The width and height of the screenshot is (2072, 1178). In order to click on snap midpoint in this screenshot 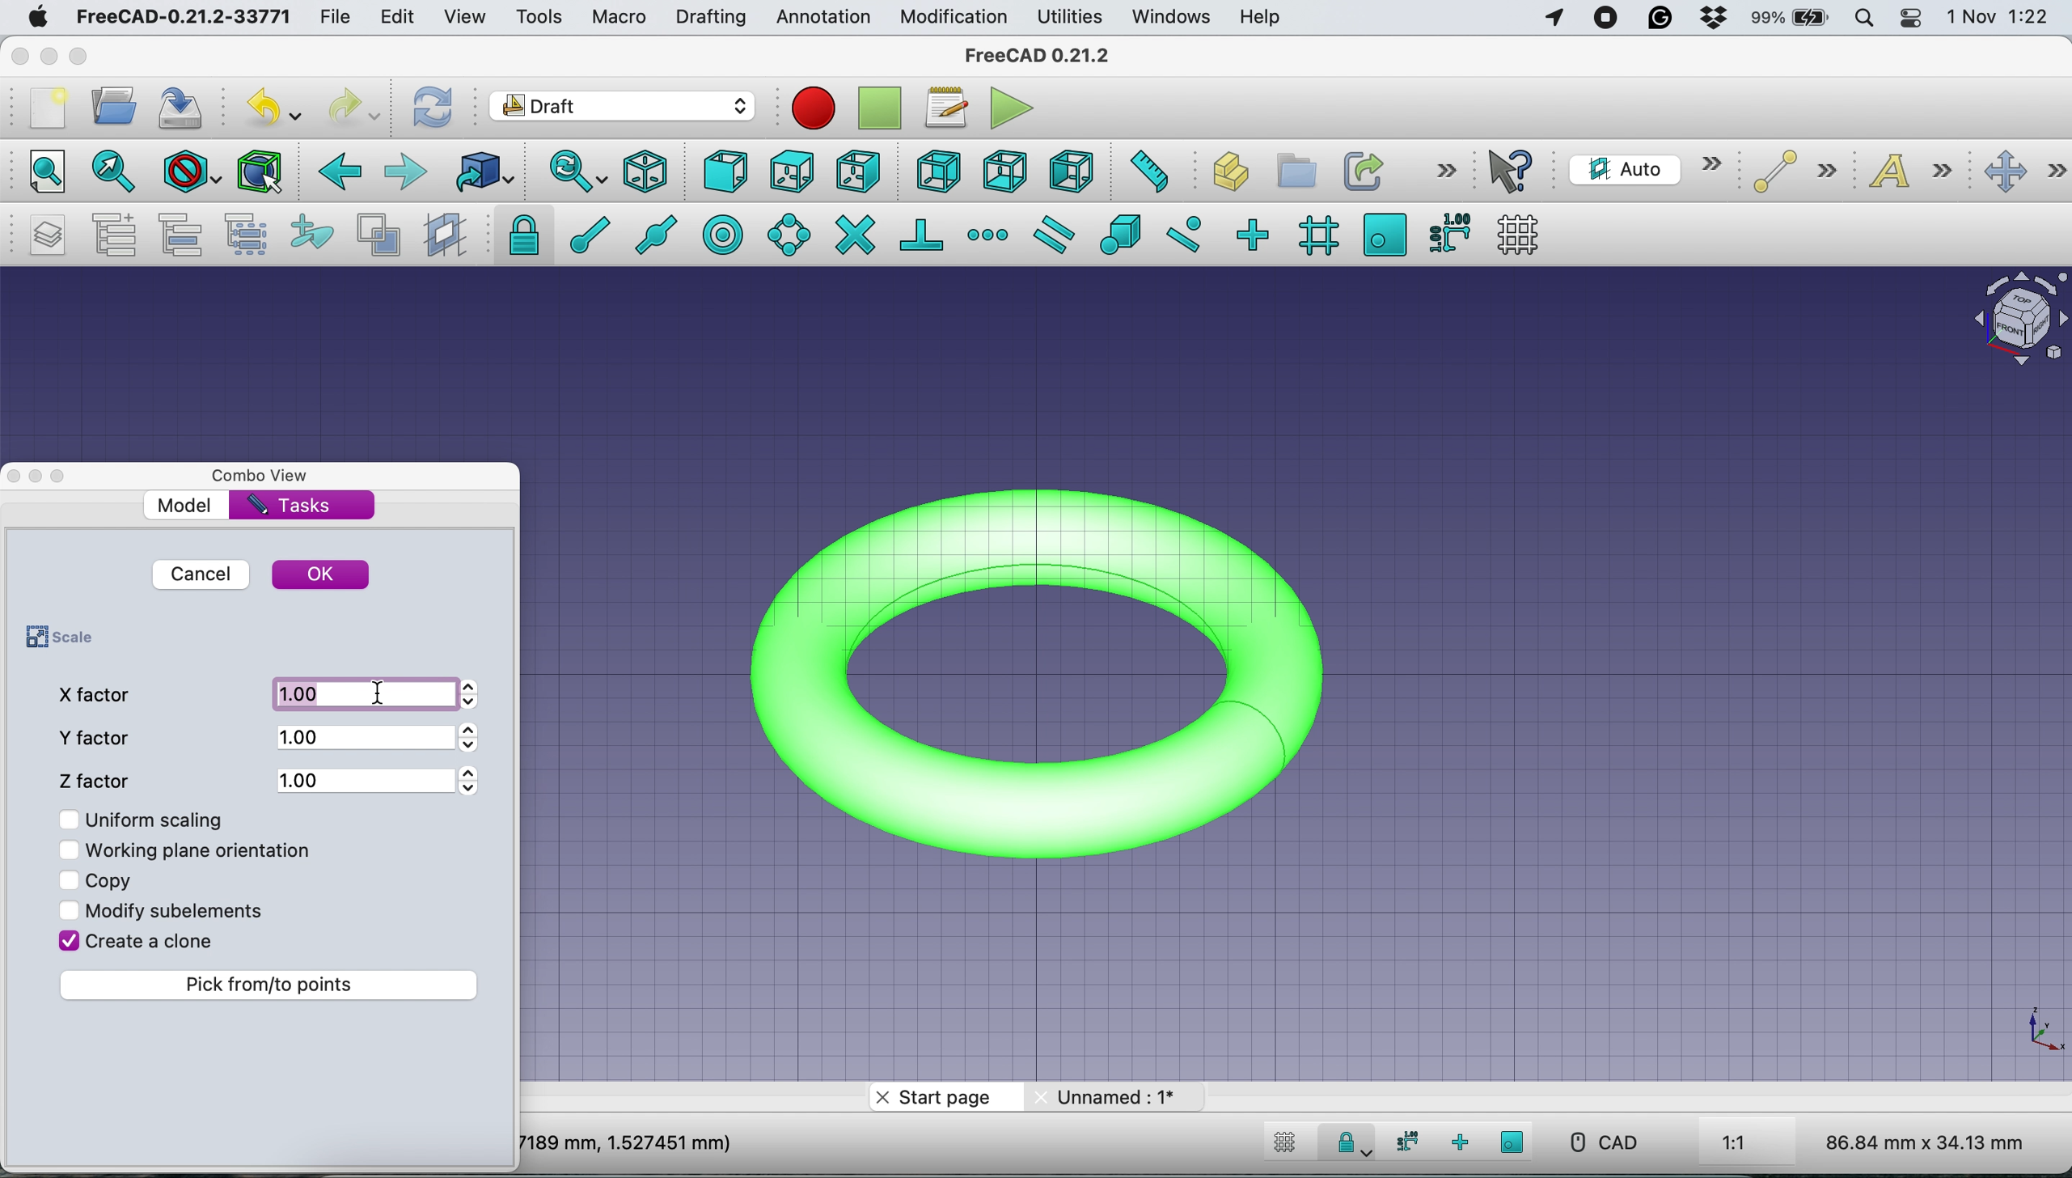, I will do `click(660, 233)`.